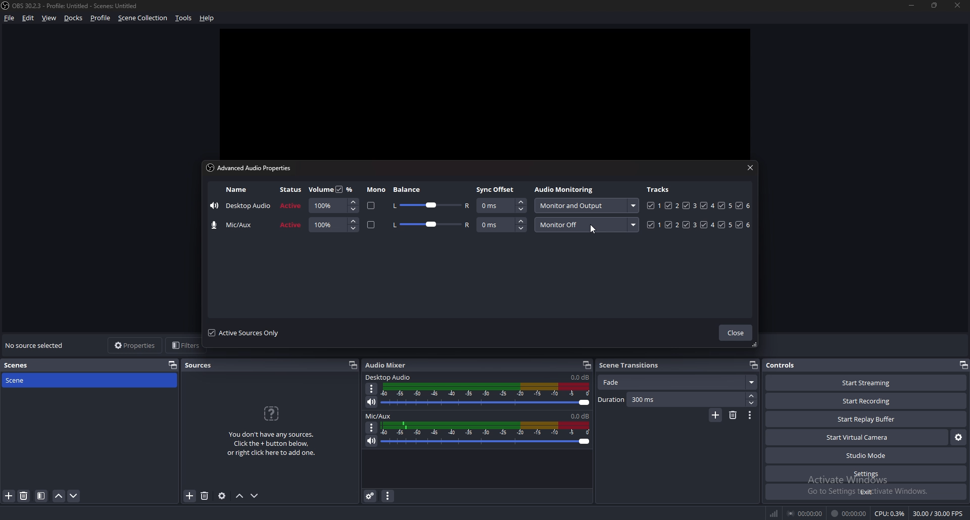 Image resolution: width=970 pixels, height=520 pixels. I want to click on no source selected, so click(36, 345).